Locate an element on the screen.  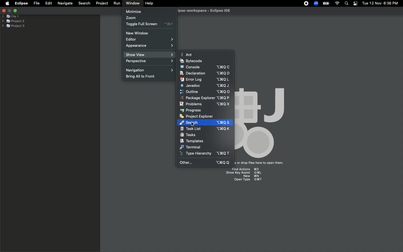
Error log is located at coordinates (205, 79).